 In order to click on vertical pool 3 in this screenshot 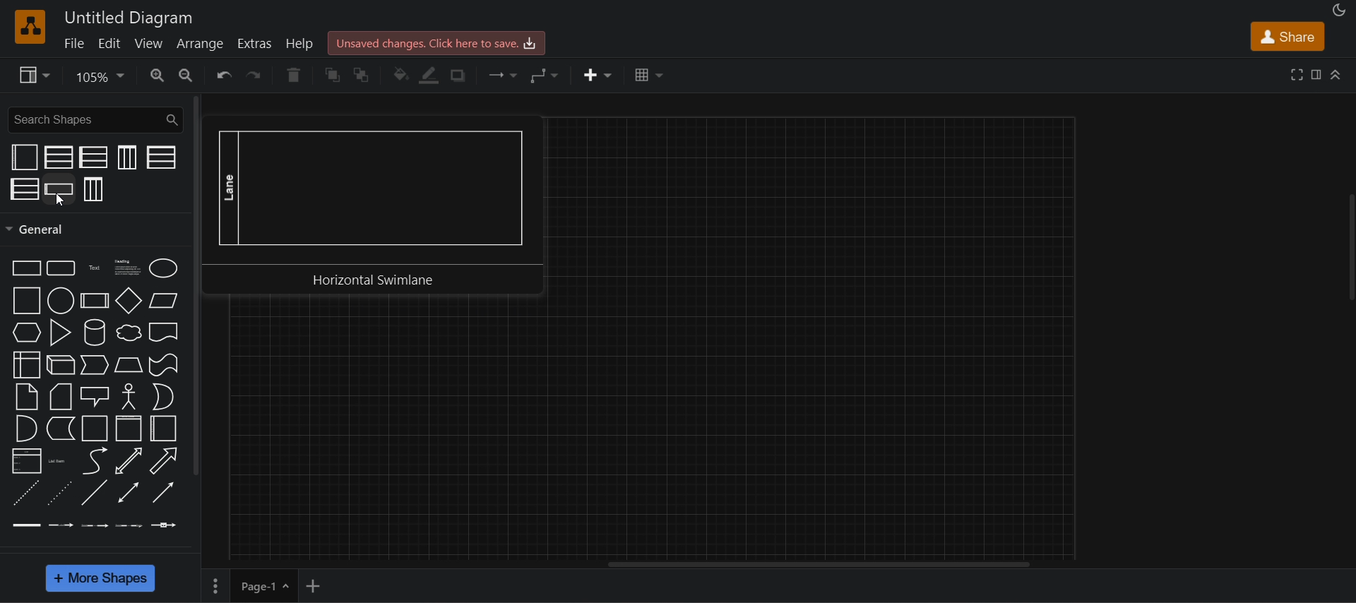, I will do `click(95, 189)`.